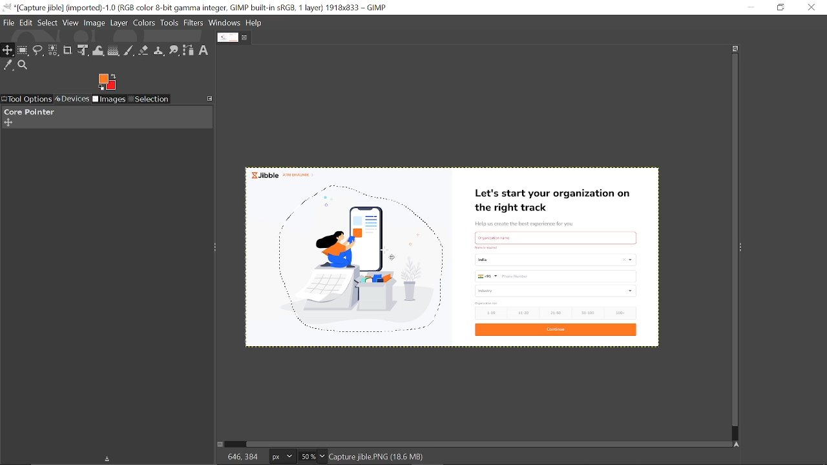 The width and height of the screenshot is (827, 465). What do you see at coordinates (129, 52) in the screenshot?
I see `Paintbrush tool` at bounding box center [129, 52].